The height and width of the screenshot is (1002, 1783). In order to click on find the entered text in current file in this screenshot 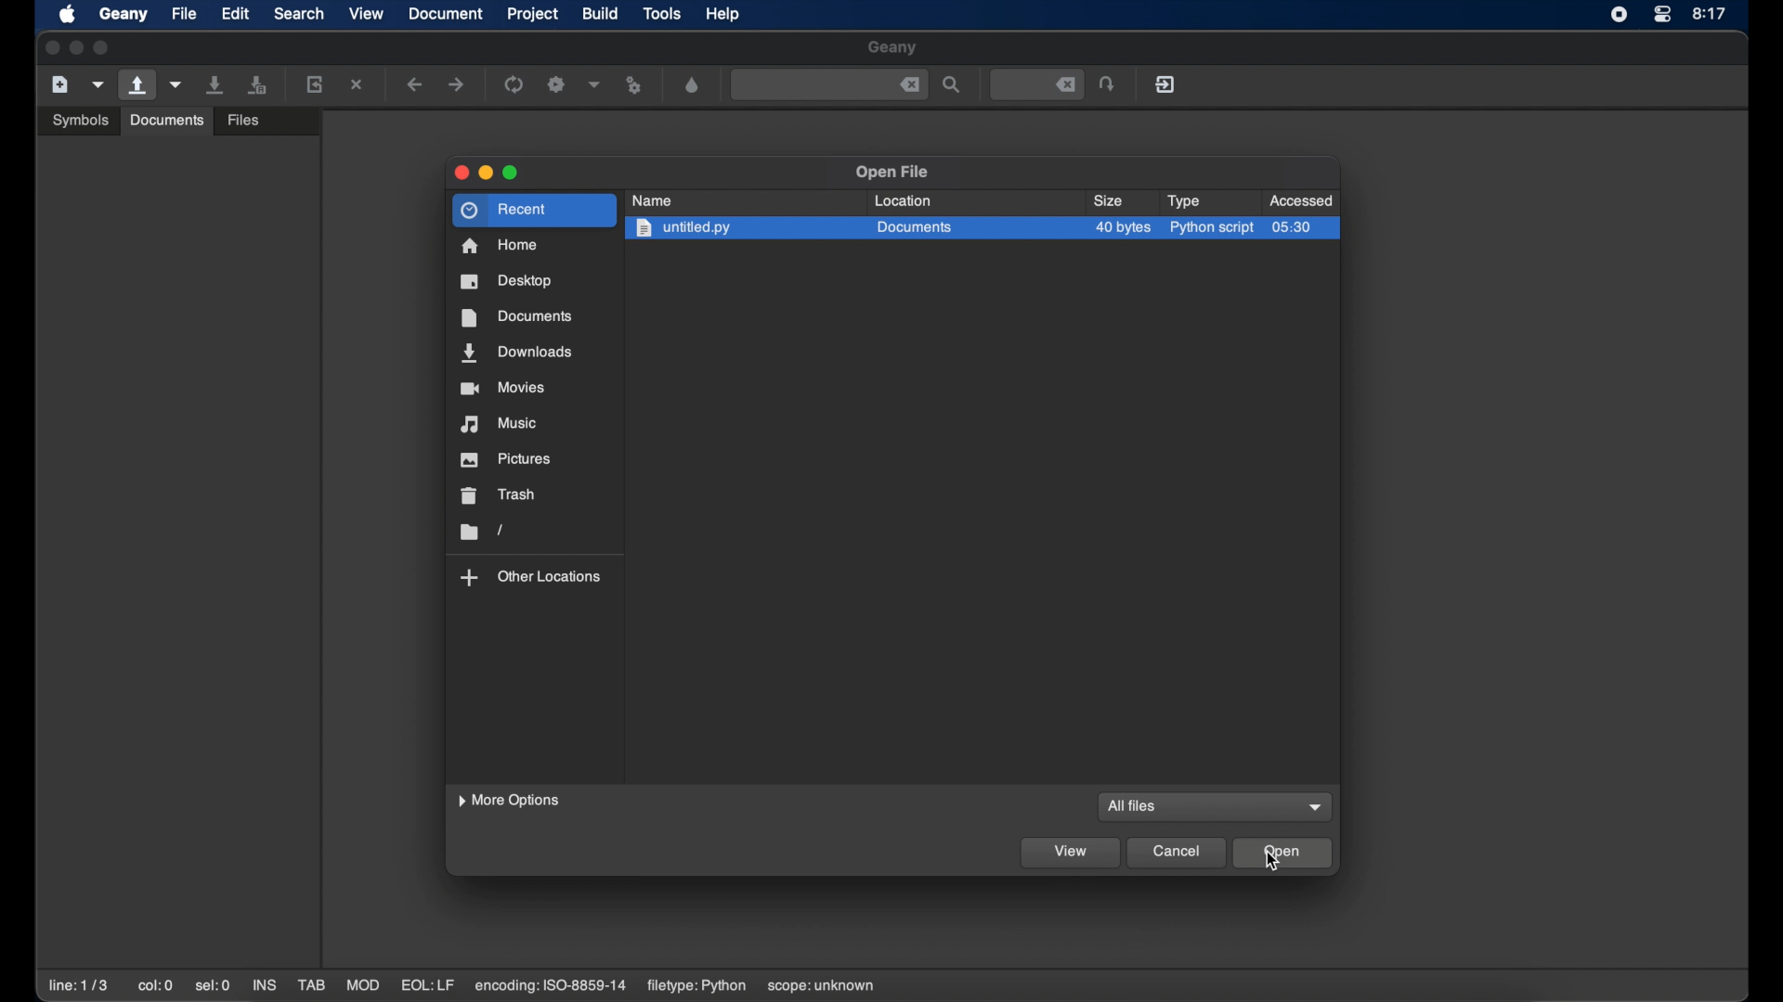, I will do `click(952, 84)`.